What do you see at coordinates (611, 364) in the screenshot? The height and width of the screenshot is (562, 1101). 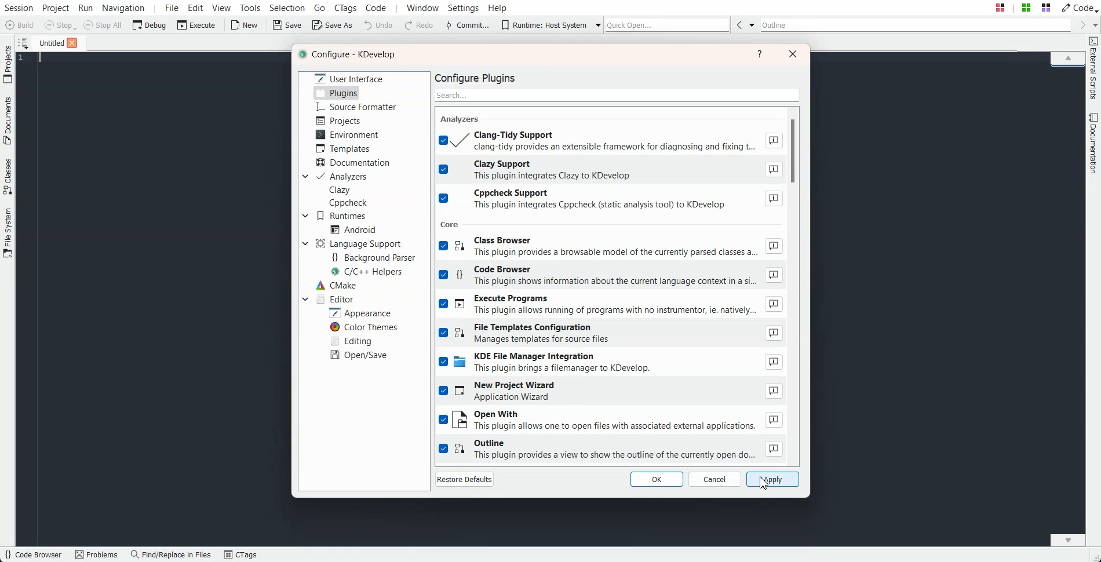 I see `Enable KDE File Manager Integration` at bounding box center [611, 364].